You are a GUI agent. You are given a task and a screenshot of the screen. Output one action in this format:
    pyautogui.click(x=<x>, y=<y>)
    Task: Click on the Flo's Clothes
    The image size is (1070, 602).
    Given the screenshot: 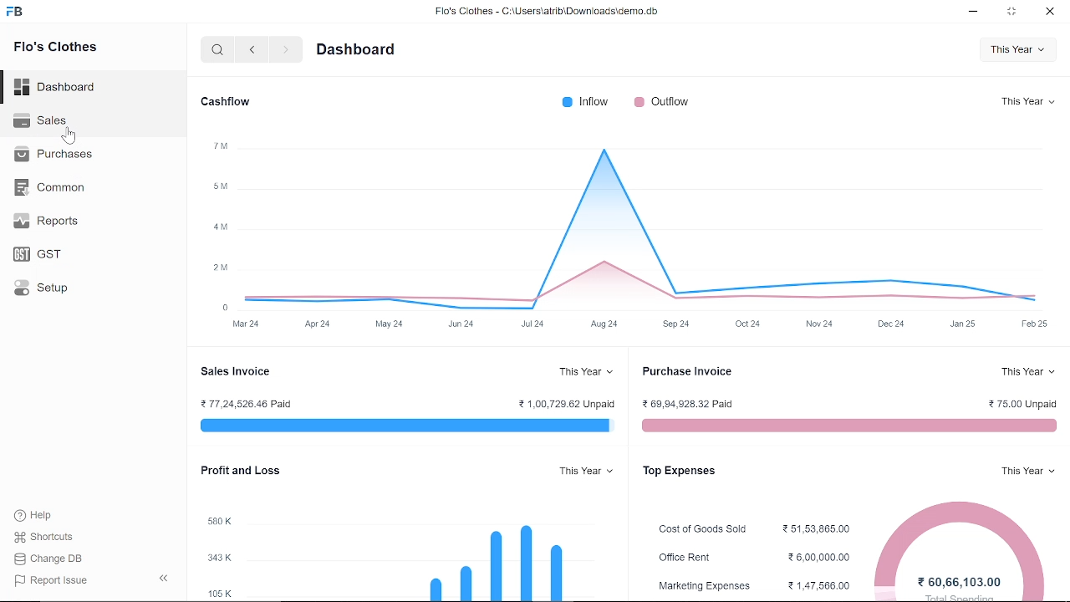 What is the action you would take?
    pyautogui.click(x=55, y=48)
    